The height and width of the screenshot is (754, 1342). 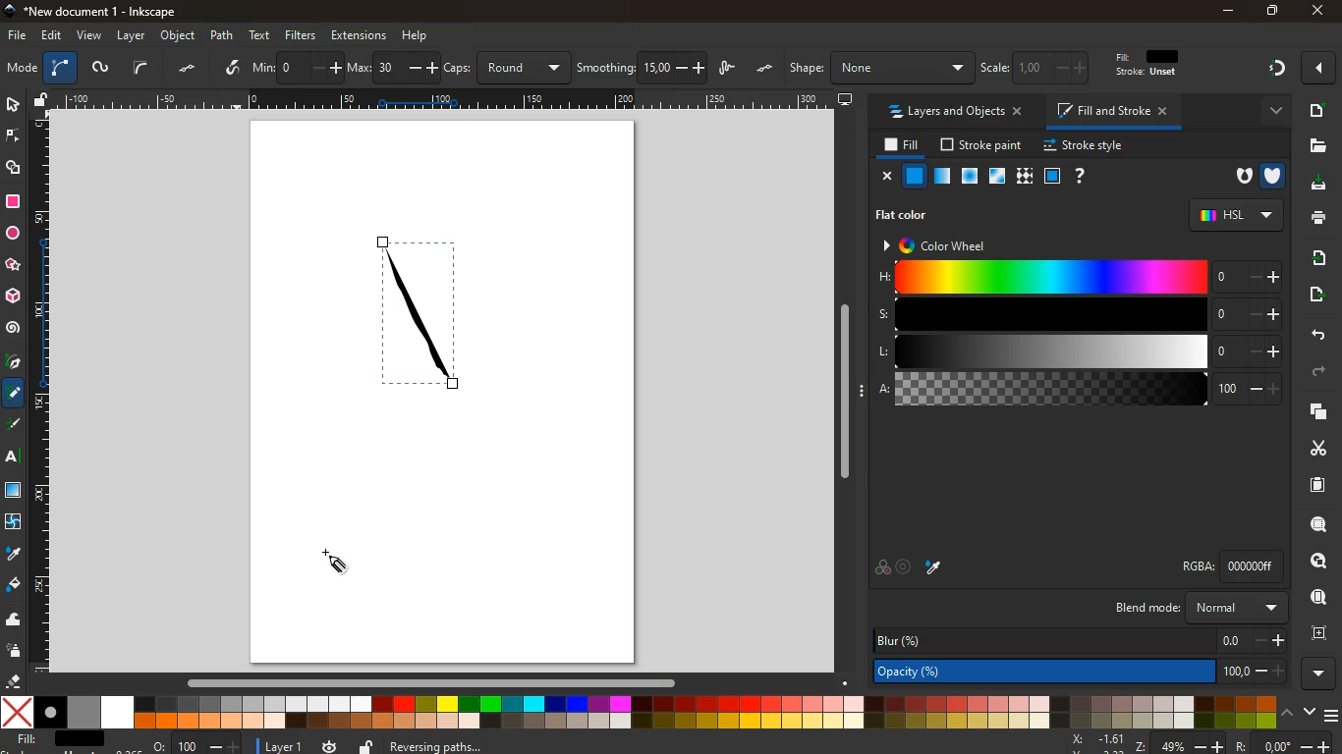 I want to click on print, so click(x=1314, y=217).